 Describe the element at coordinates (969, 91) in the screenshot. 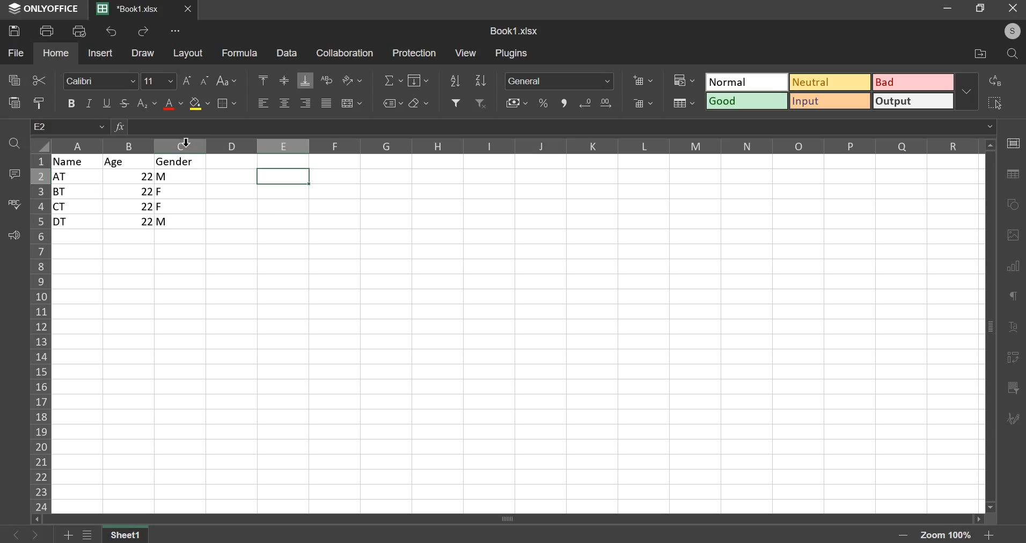

I see `more` at that location.